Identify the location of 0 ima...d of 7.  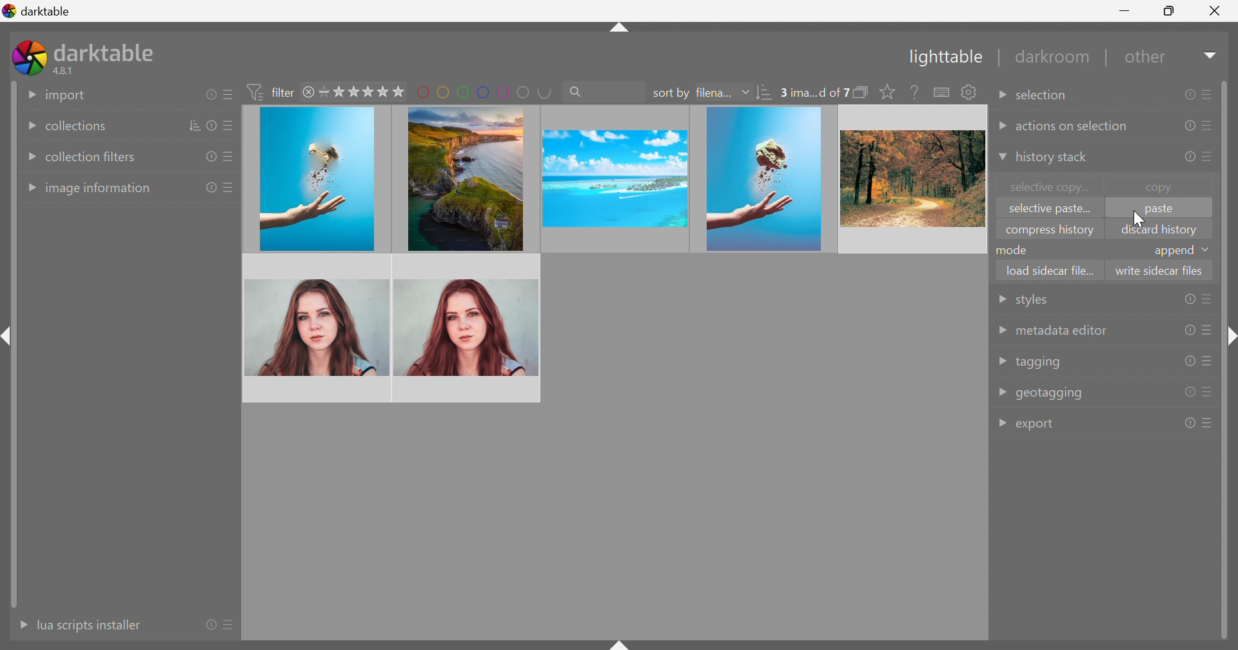
(814, 93).